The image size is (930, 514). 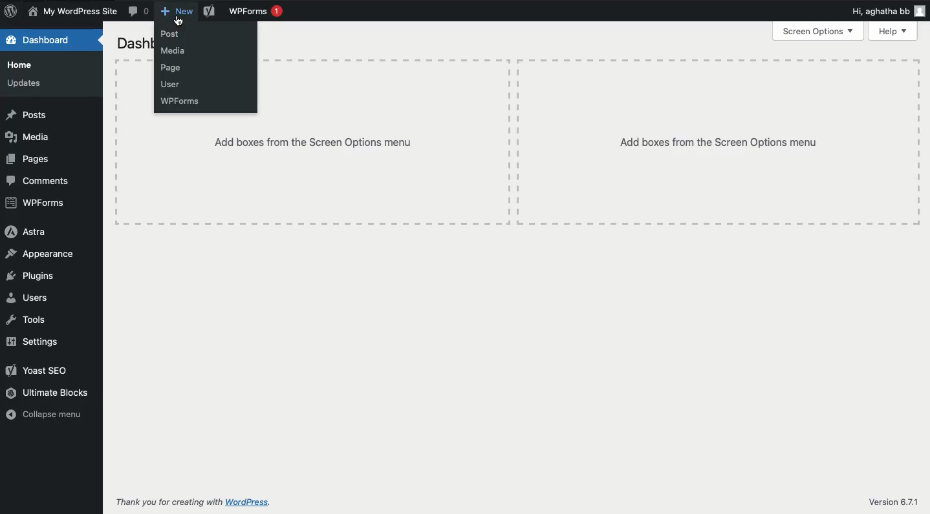 What do you see at coordinates (718, 142) in the screenshot?
I see `Add boxes from the screen options menu` at bounding box center [718, 142].